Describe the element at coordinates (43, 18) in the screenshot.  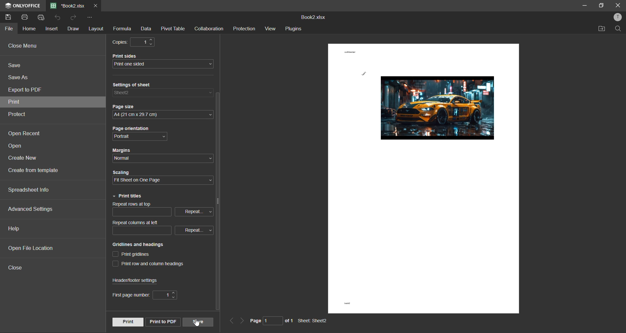
I see `quick print` at that location.